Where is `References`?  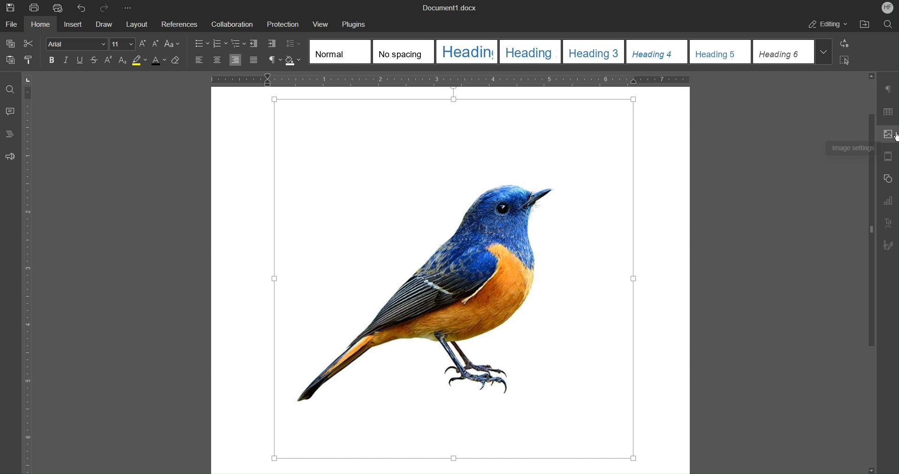
References is located at coordinates (178, 23).